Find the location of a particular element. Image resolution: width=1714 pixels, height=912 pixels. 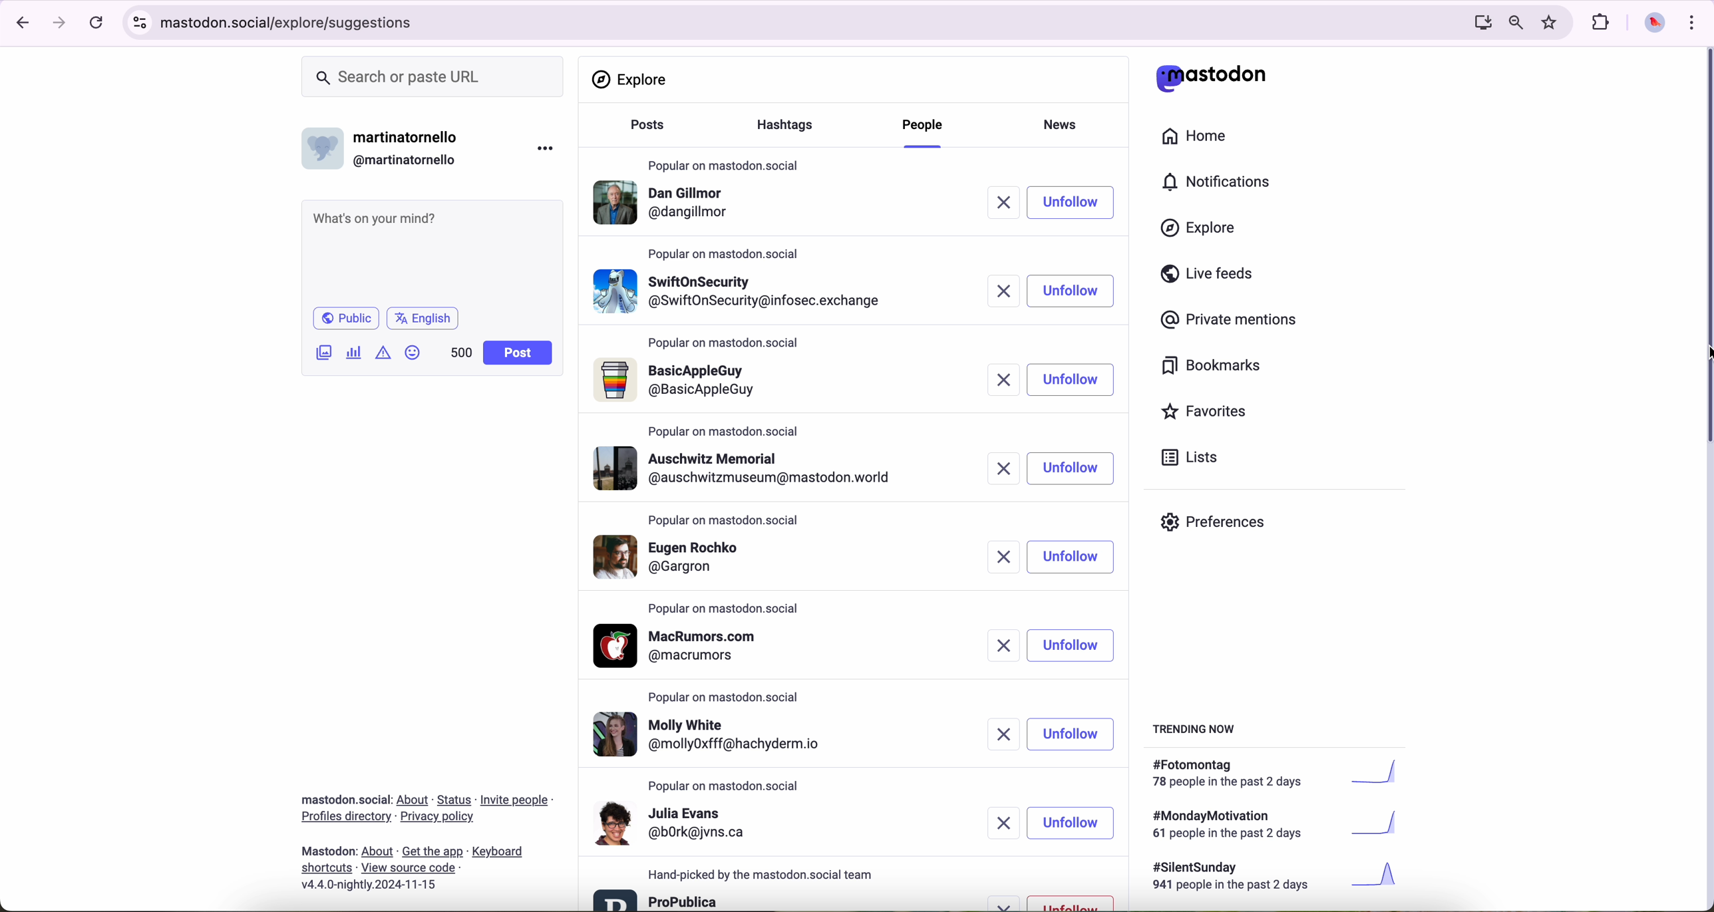

remove is located at coordinates (997, 903).